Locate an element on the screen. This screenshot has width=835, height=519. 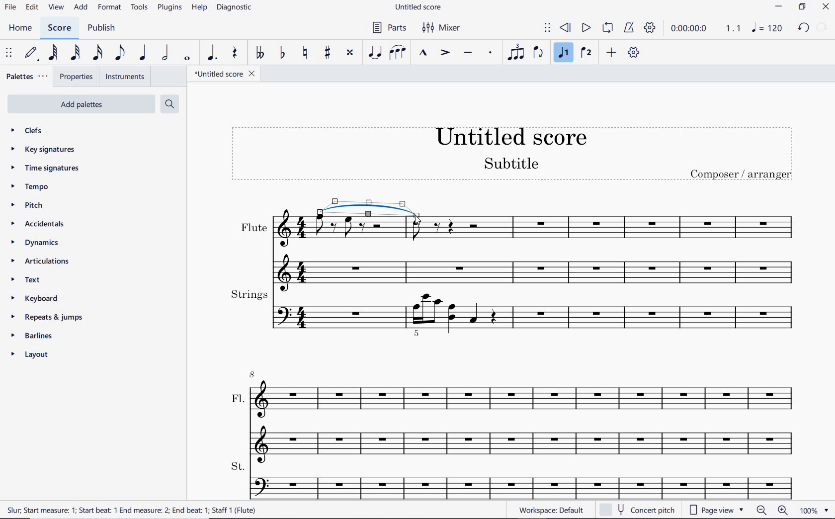
zoom in or zoom out is located at coordinates (771, 509).